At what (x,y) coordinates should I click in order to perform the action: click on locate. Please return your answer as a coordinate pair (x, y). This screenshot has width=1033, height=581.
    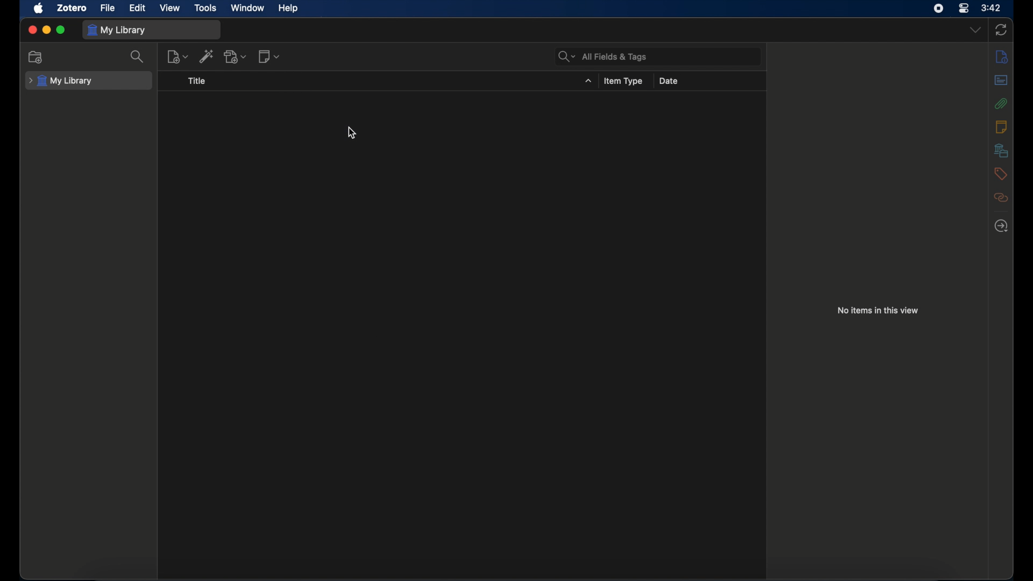
    Looking at the image, I should click on (1001, 225).